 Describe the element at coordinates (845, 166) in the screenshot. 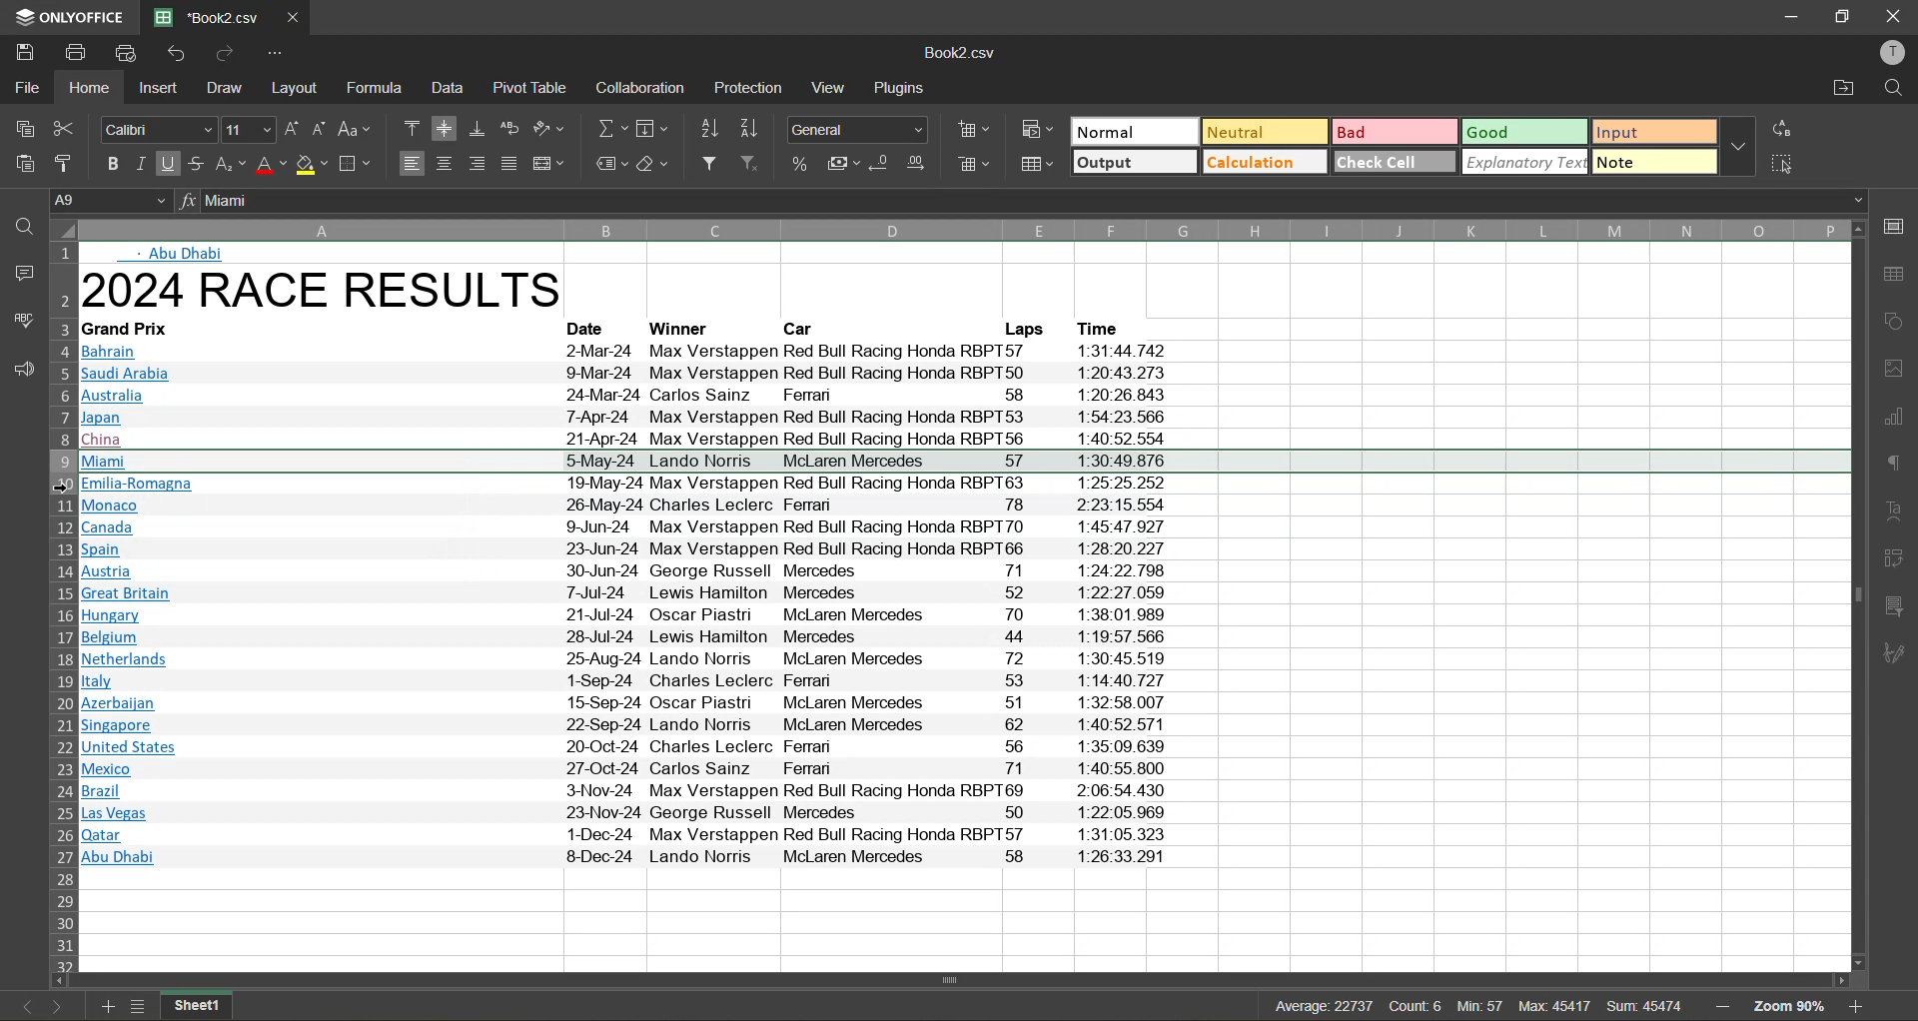

I see `accounting` at that location.